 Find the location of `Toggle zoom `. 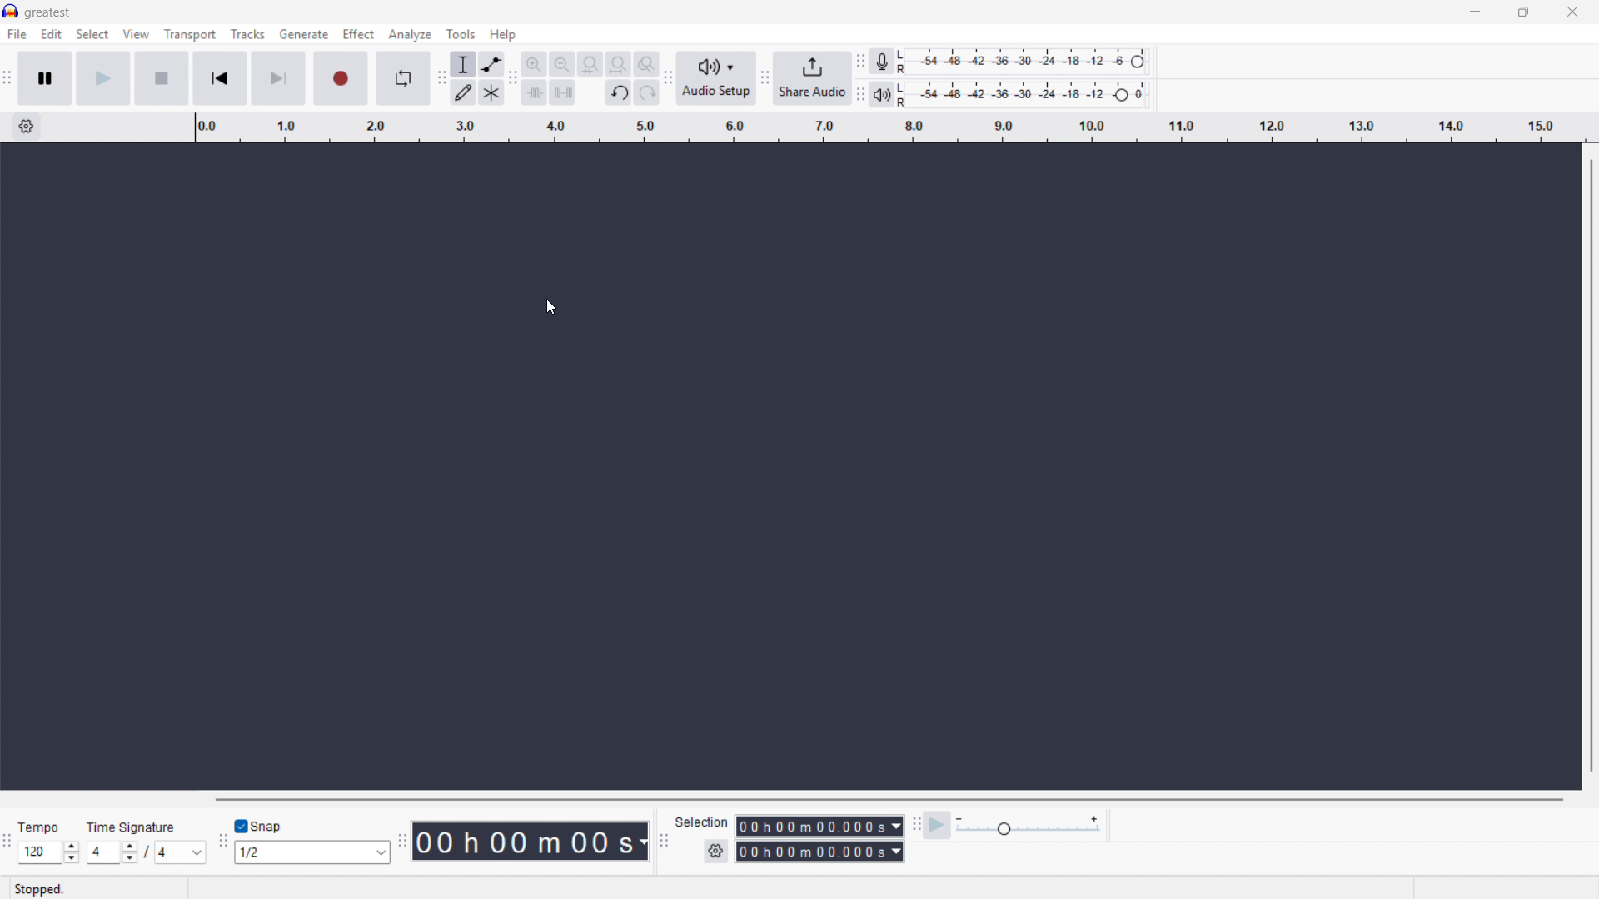

Toggle zoom  is located at coordinates (647, 64).